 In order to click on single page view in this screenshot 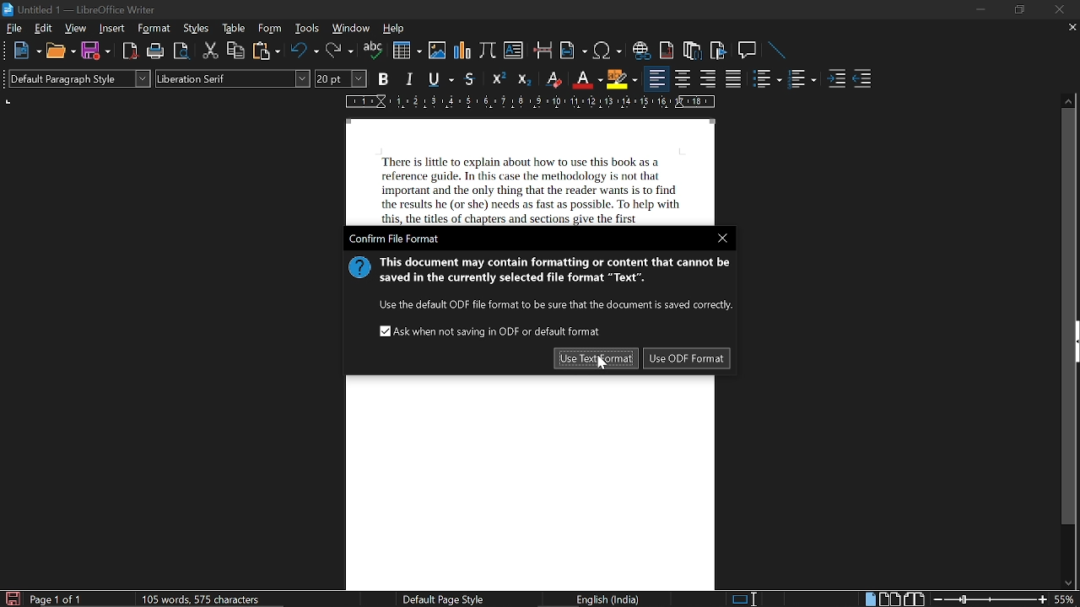, I will do `click(869, 599)`.